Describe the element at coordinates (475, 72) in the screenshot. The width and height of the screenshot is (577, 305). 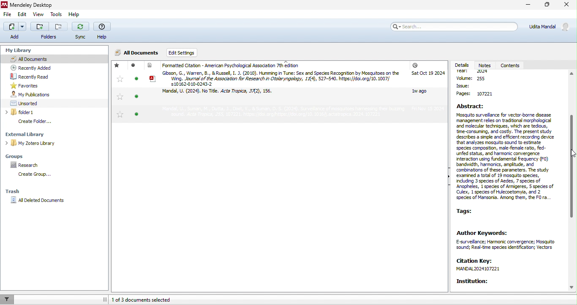
I see `year` at that location.